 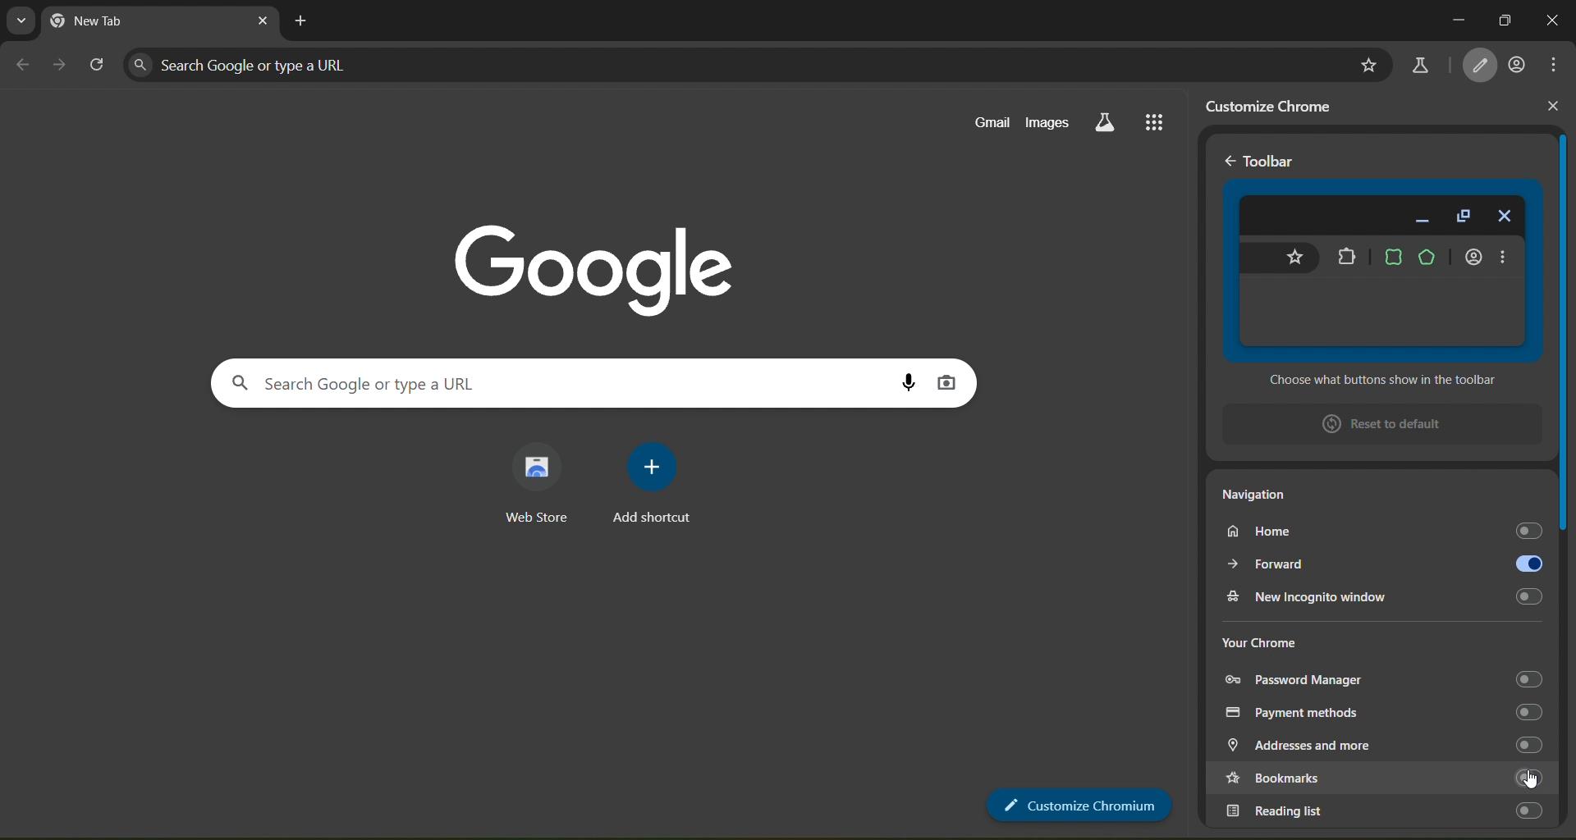 I want to click on search tabs, so click(x=21, y=20).